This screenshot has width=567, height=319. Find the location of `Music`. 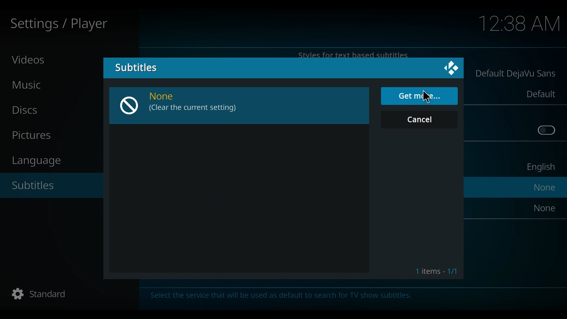

Music is located at coordinates (30, 85).